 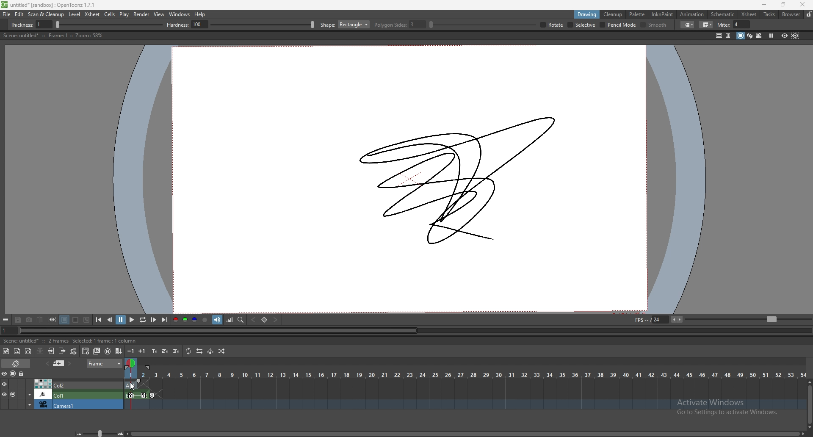 I want to click on field guide, so click(x=728, y=36).